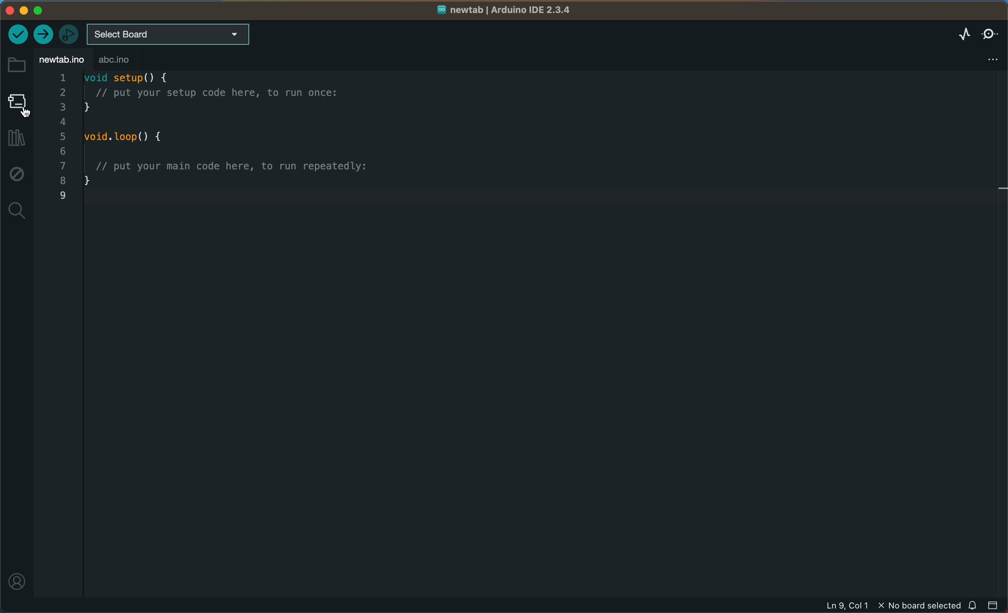 The image size is (1008, 613). Describe the element at coordinates (962, 34) in the screenshot. I see `serial plotter` at that location.